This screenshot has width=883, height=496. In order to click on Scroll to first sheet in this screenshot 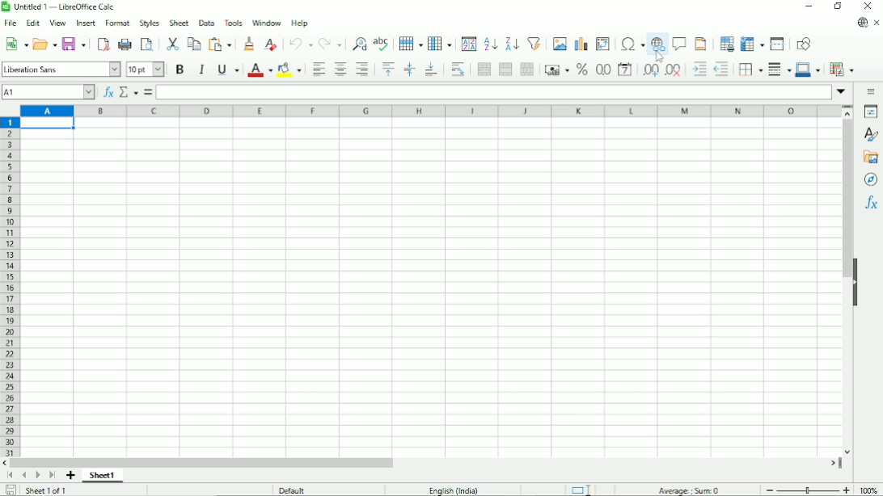, I will do `click(10, 476)`.